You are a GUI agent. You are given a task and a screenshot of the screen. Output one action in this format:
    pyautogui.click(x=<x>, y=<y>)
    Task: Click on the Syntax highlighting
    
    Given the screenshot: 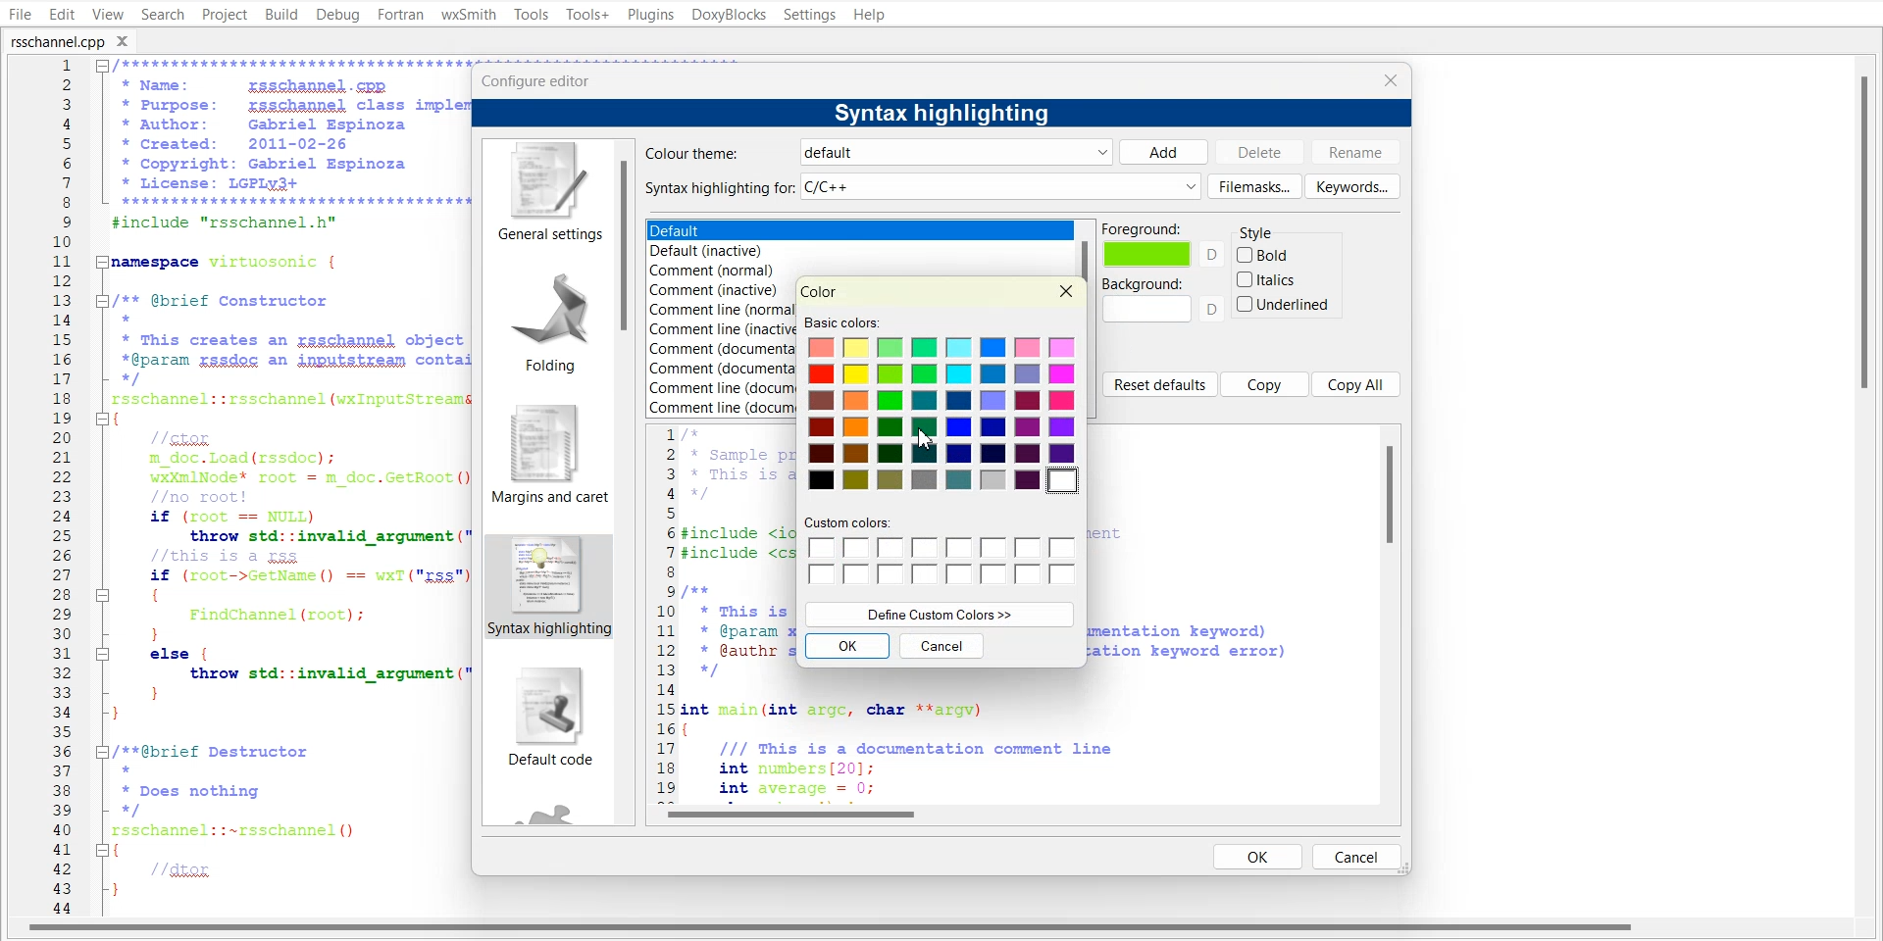 What is the action you would take?
    pyautogui.click(x=946, y=112)
    